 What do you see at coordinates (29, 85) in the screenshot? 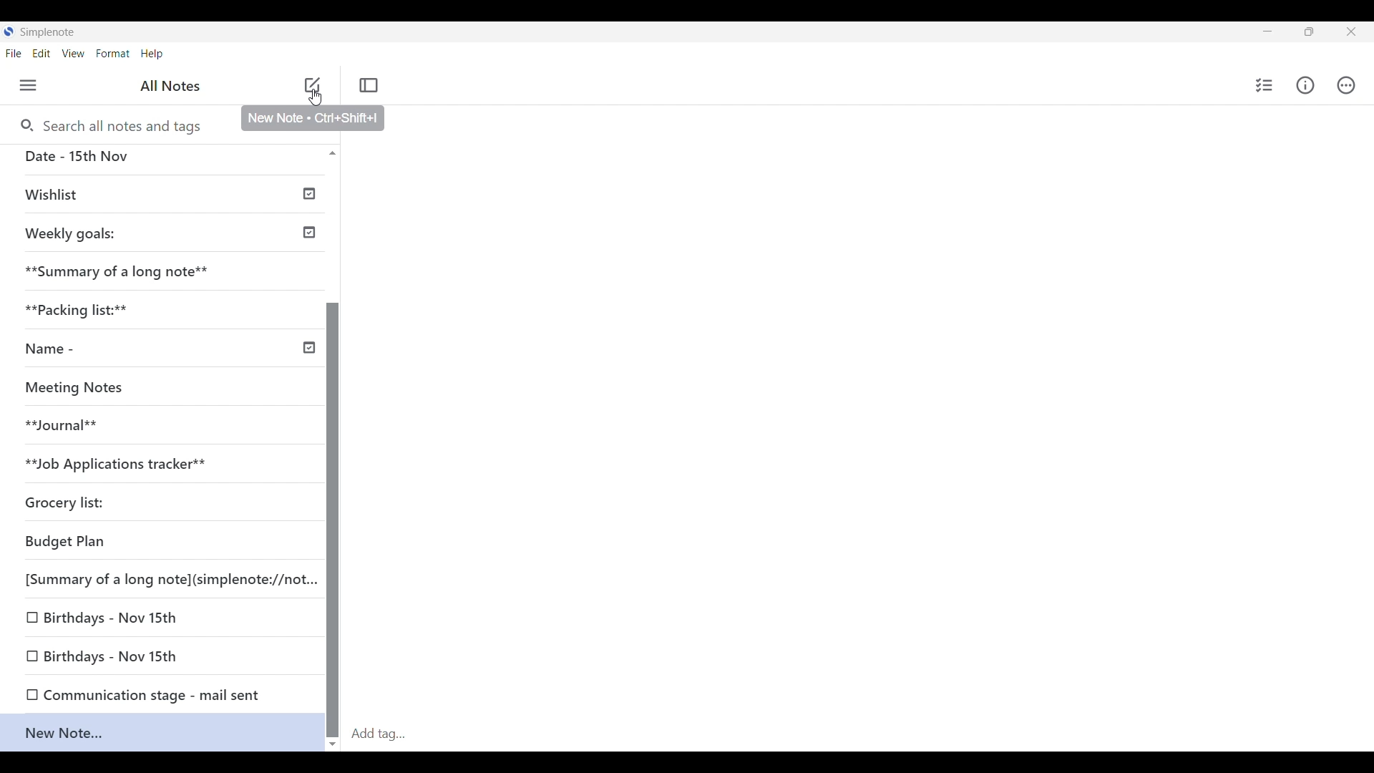
I see `Menu` at bounding box center [29, 85].